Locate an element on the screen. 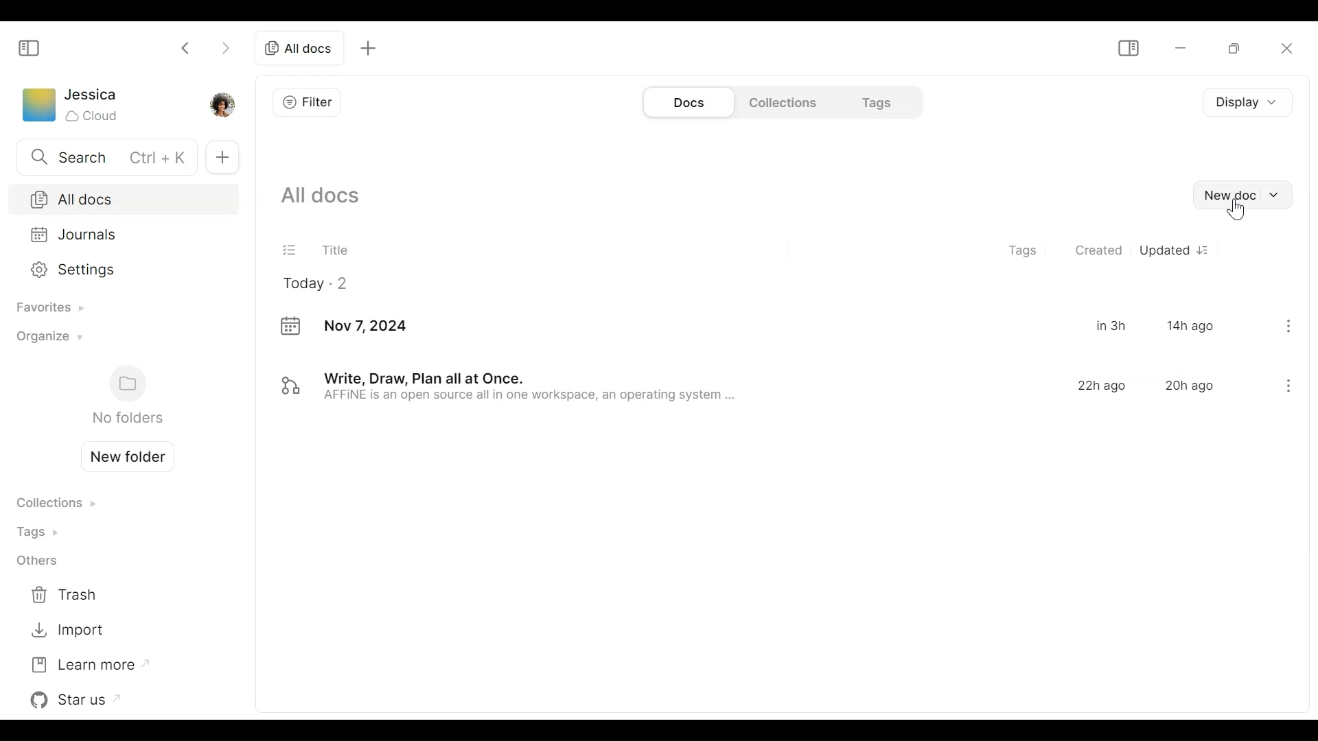  Import is located at coordinates (67, 631).